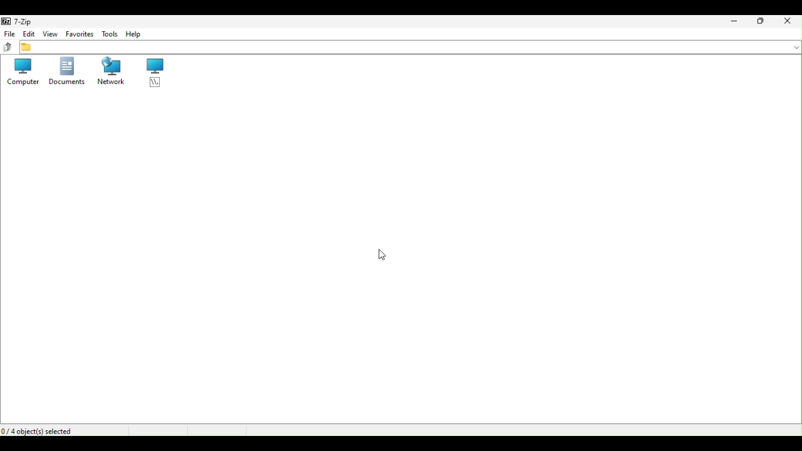  What do you see at coordinates (789, 23) in the screenshot?
I see `Close` at bounding box center [789, 23].